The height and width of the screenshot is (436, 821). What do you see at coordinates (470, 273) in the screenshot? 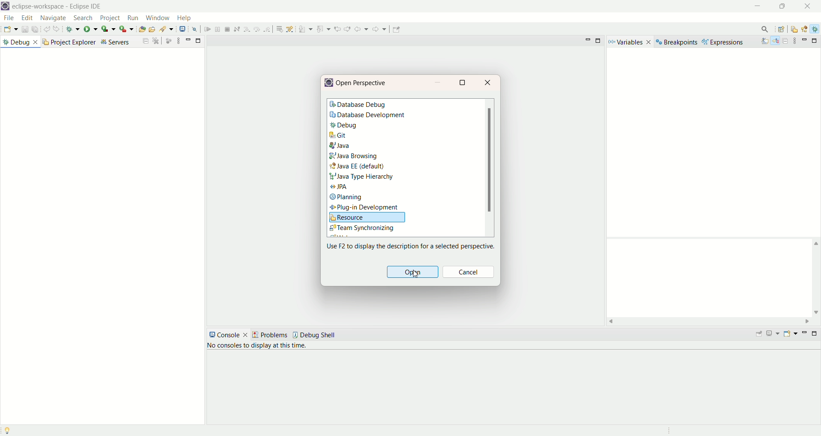
I see `cancel` at bounding box center [470, 273].